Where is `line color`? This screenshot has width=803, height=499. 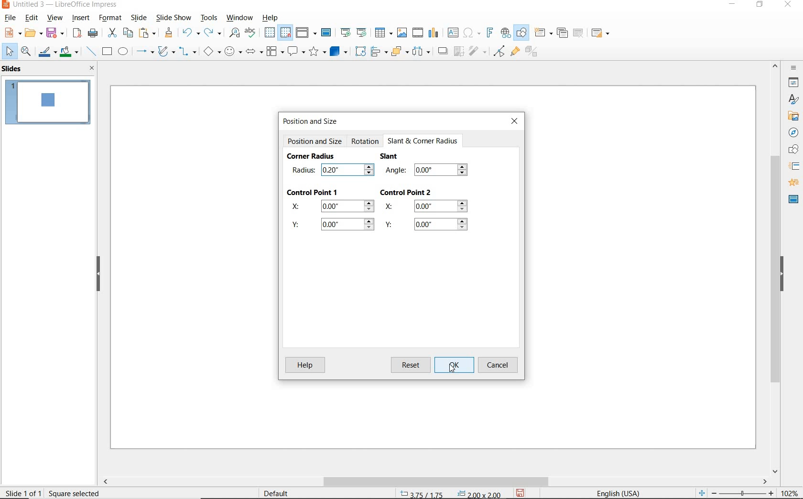 line color is located at coordinates (47, 51).